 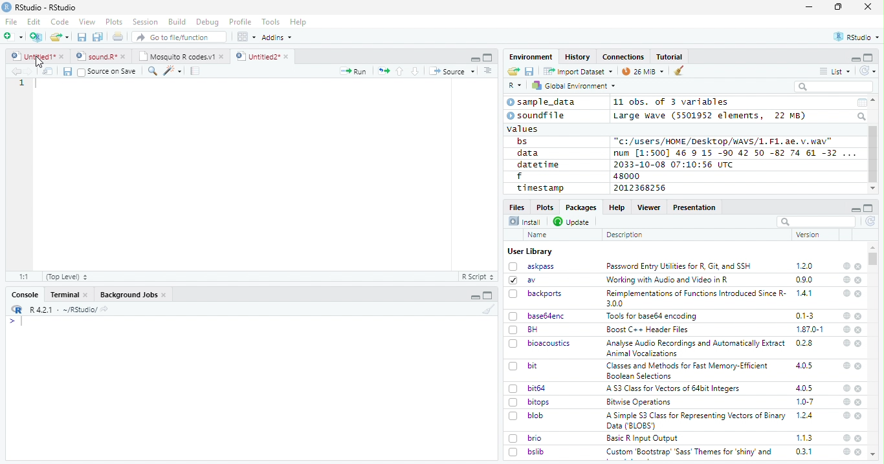 I want to click on sound.R*, so click(x=101, y=57).